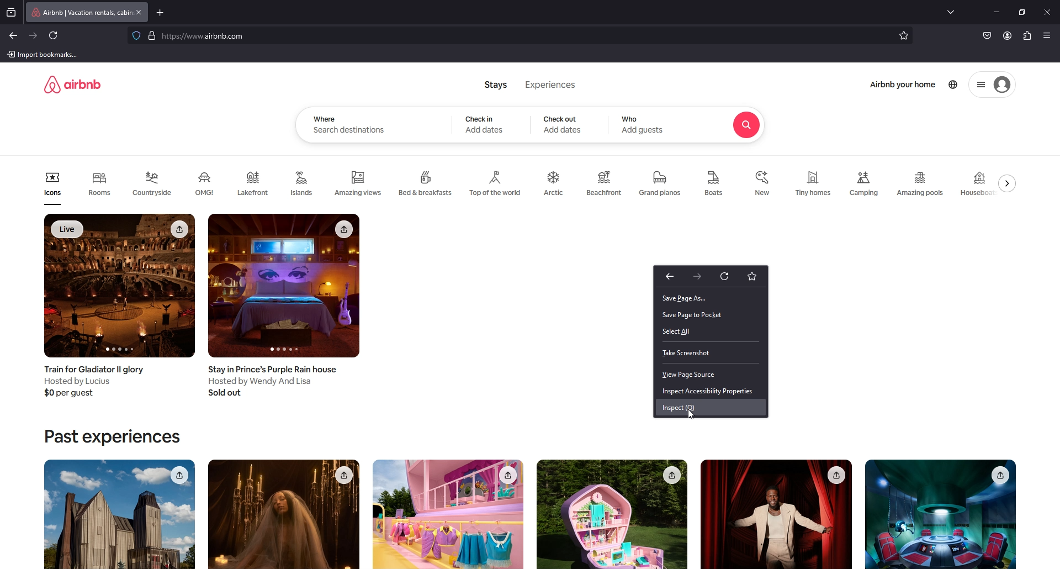 The height and width of the screenshot is (569, 1060). I want to click on Countryside , so click(154, 183).